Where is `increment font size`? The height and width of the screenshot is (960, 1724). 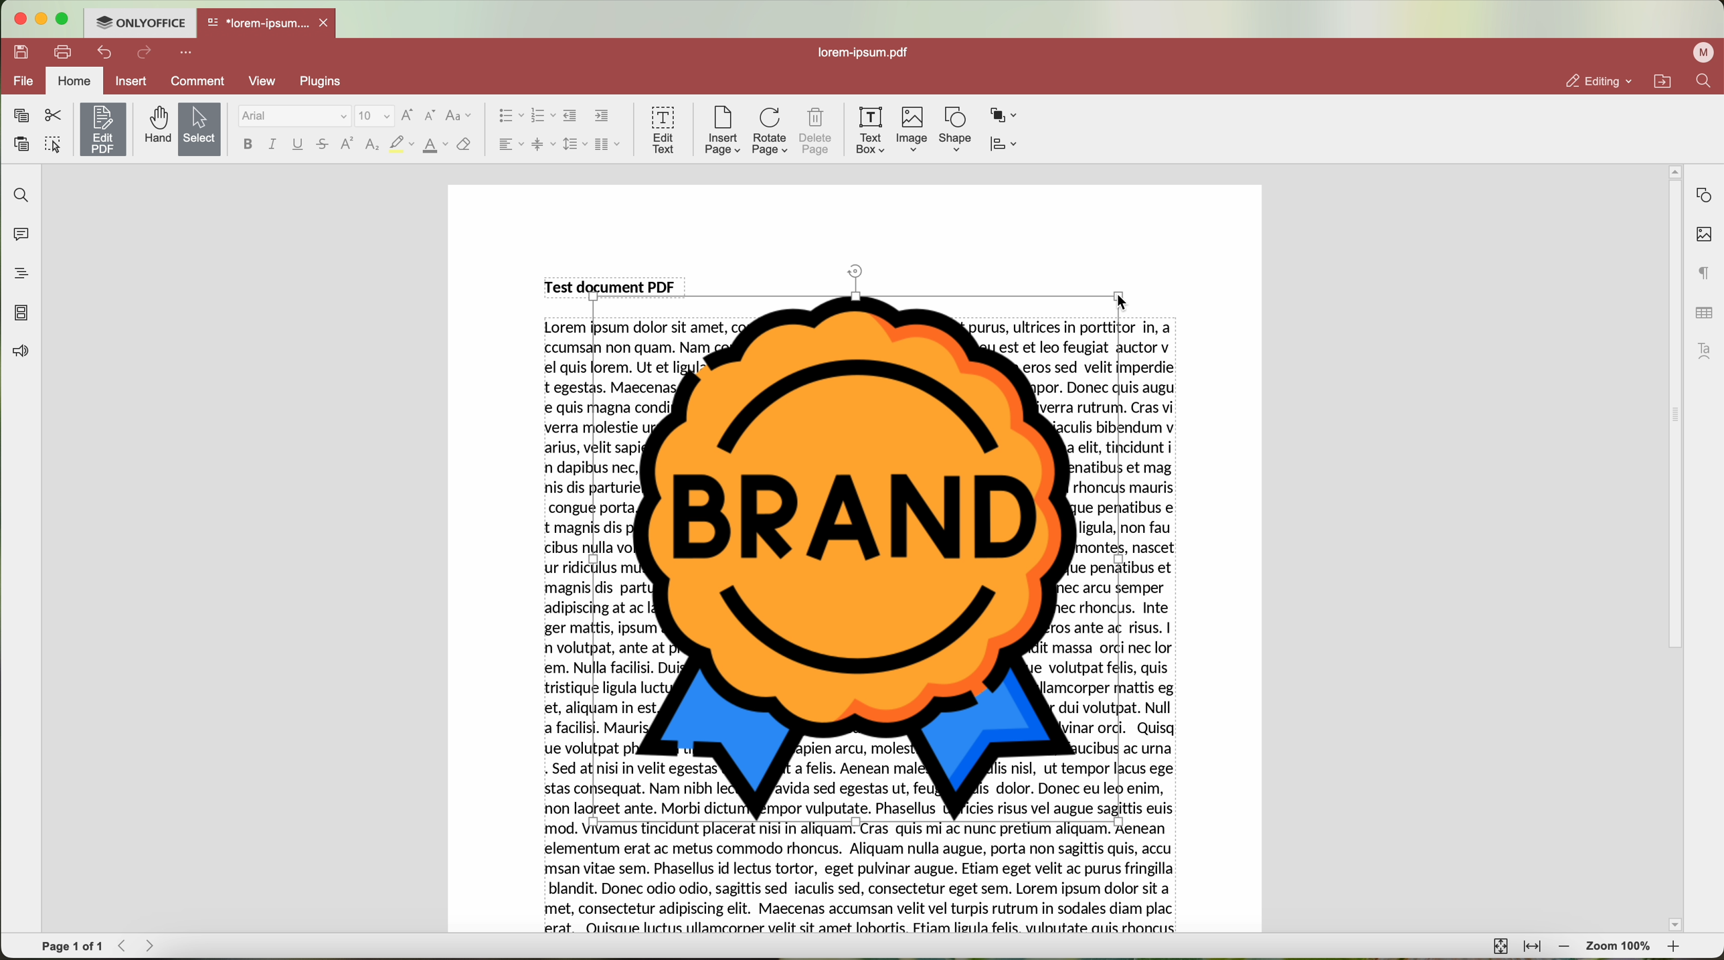 increment font size is located at coordinates (407, 115).